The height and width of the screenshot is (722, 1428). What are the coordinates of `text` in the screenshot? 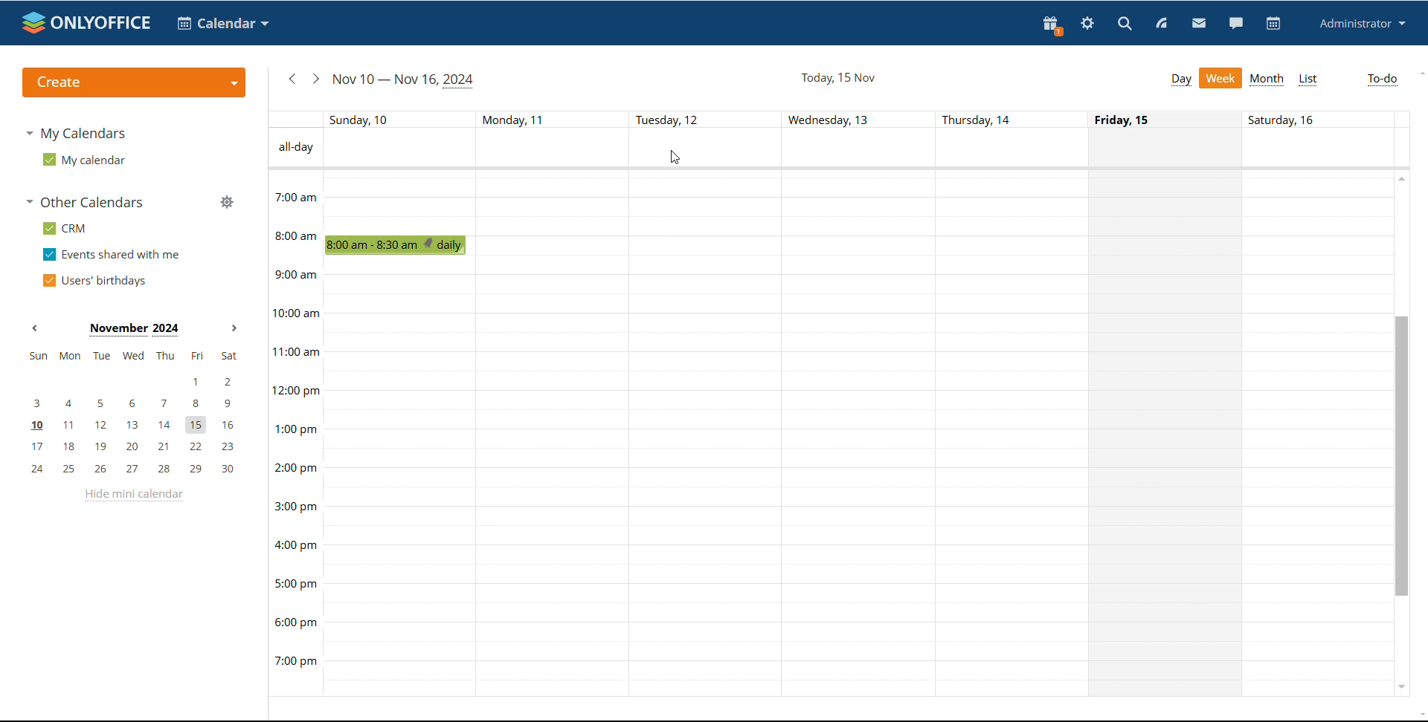 It's located at (295, 148).